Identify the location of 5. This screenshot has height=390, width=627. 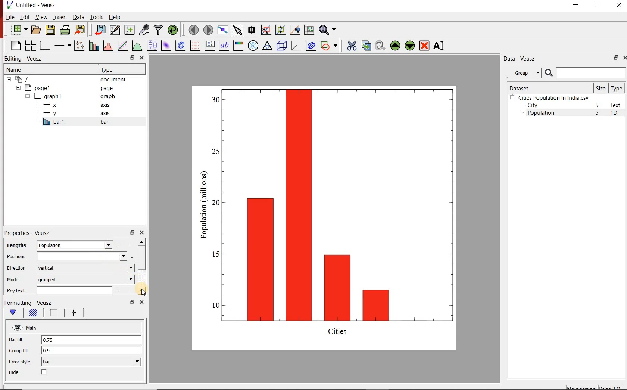
(598, 113).